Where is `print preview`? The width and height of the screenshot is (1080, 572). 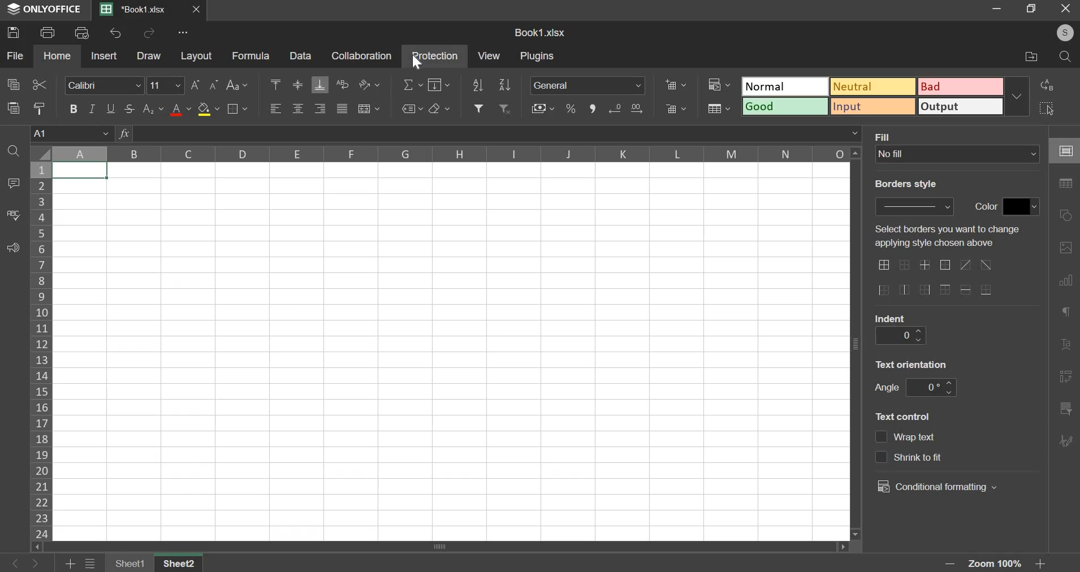 print preview is located at coordinates (81, 32).